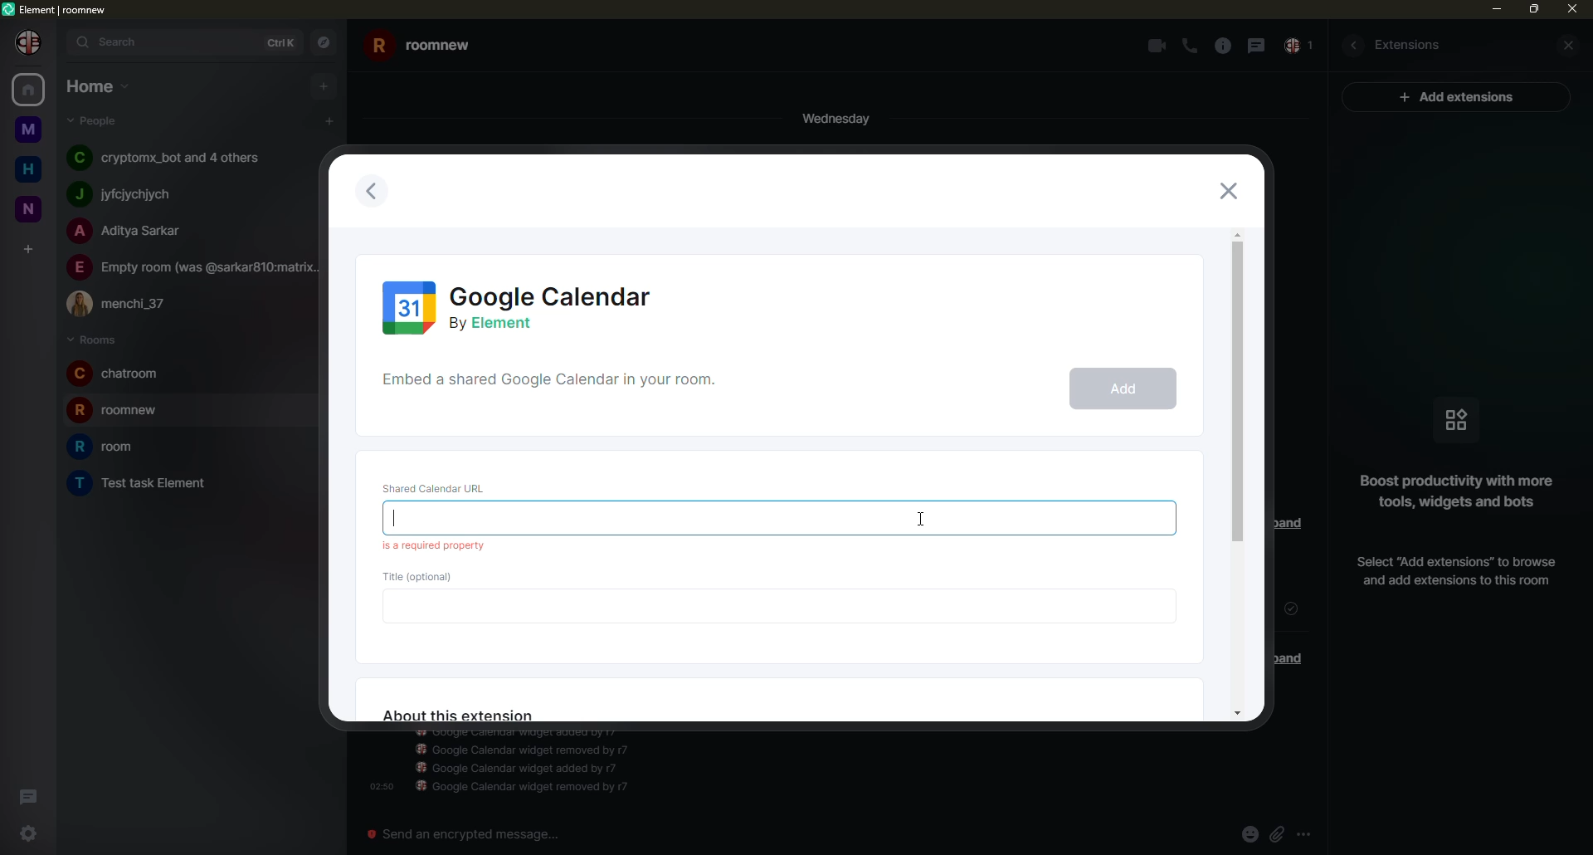 The image size is (1593, 855). What do you see at coordinates (440, 486) in the screenshot?
I see `url` at bounding box center [440, 486].